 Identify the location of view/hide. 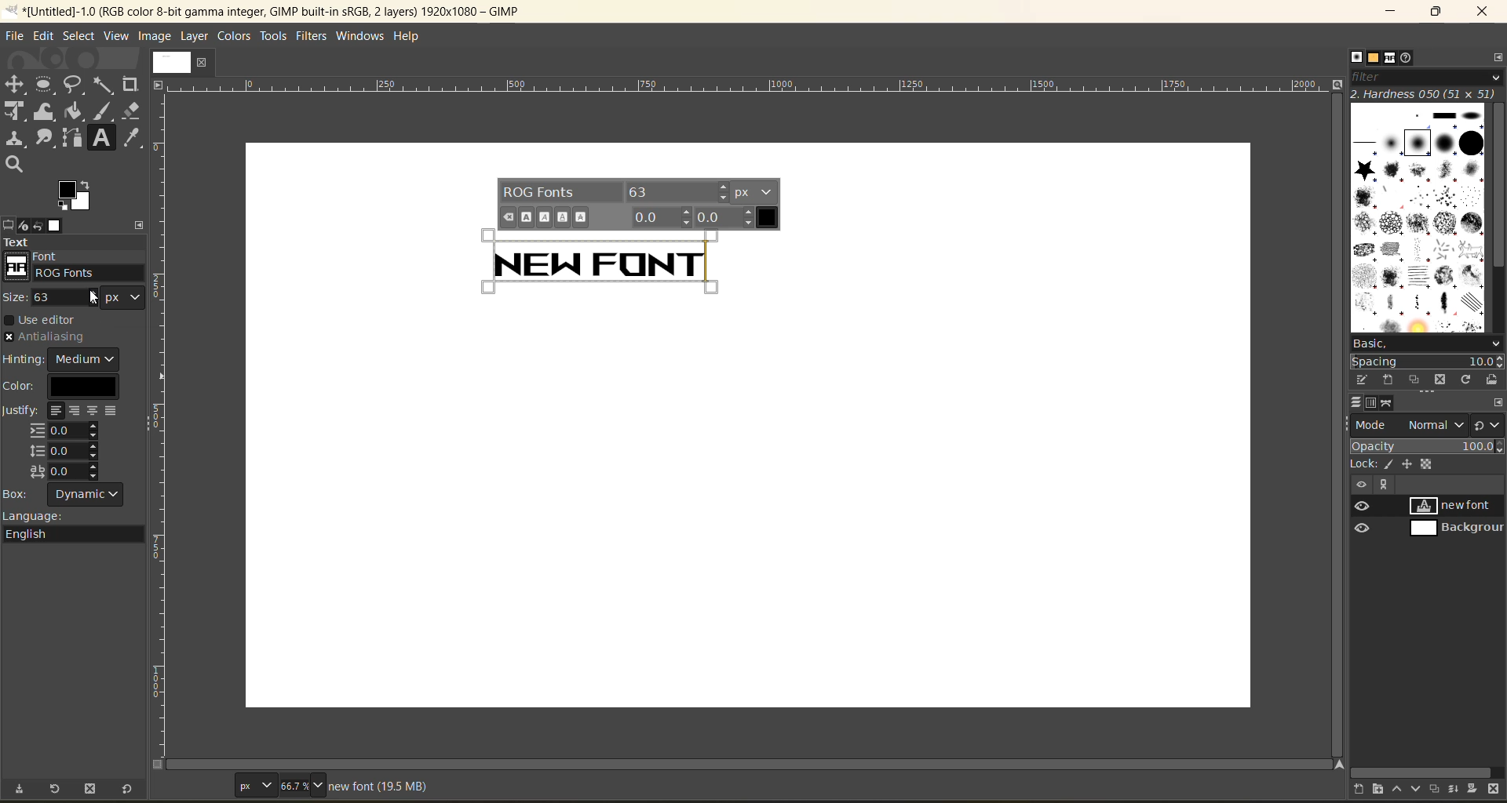
(1356, 517).